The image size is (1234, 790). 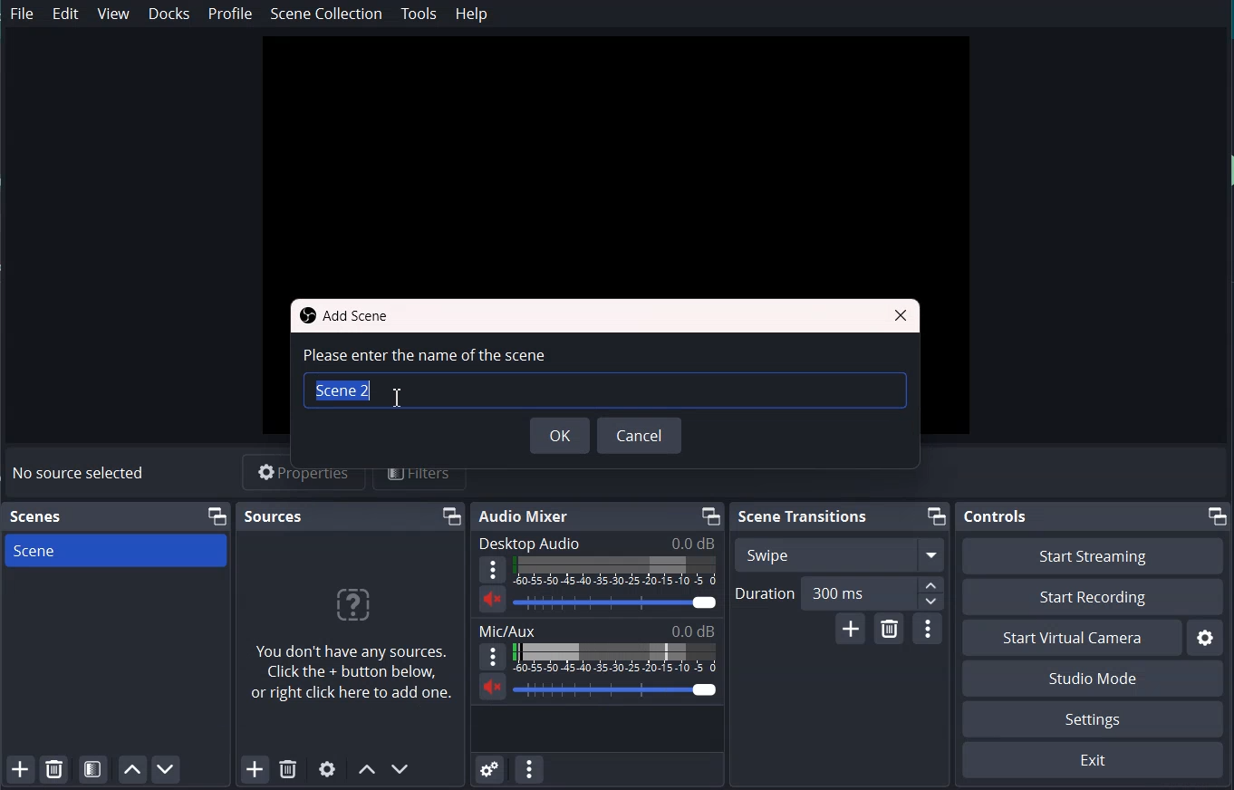 I want to click on File preview window, so click(x=615, y=158).